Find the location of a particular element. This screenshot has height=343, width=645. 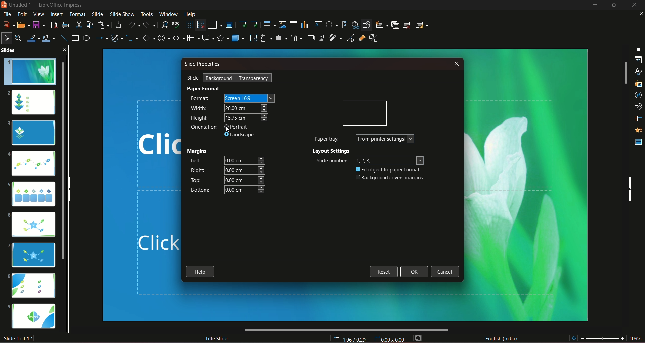

open is located at coordinates (23, 24).